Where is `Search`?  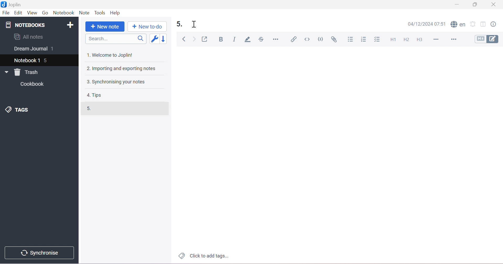
Search is located at coordinates (117, 39).